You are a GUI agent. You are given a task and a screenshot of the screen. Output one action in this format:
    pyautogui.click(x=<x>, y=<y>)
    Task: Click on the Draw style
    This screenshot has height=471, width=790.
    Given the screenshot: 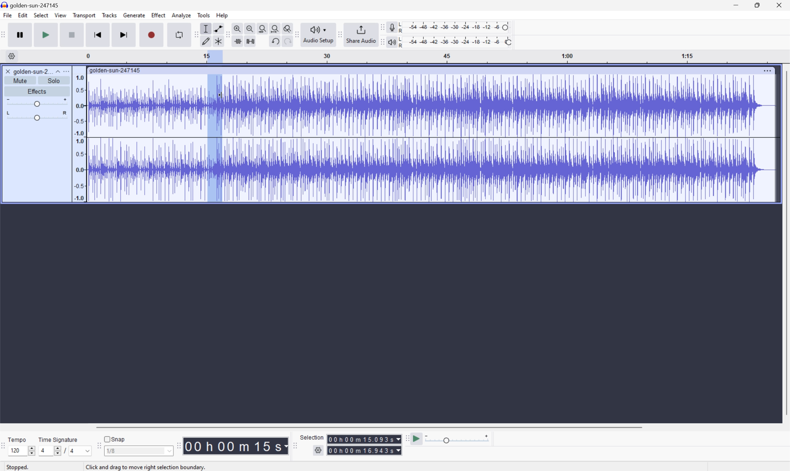 What is the action you would take?
    pyautogui.click(x=207, y=40)
    